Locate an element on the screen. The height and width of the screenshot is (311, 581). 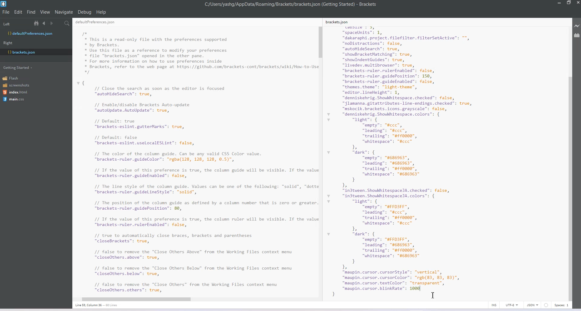
INS is located at coordinates (494, 305).